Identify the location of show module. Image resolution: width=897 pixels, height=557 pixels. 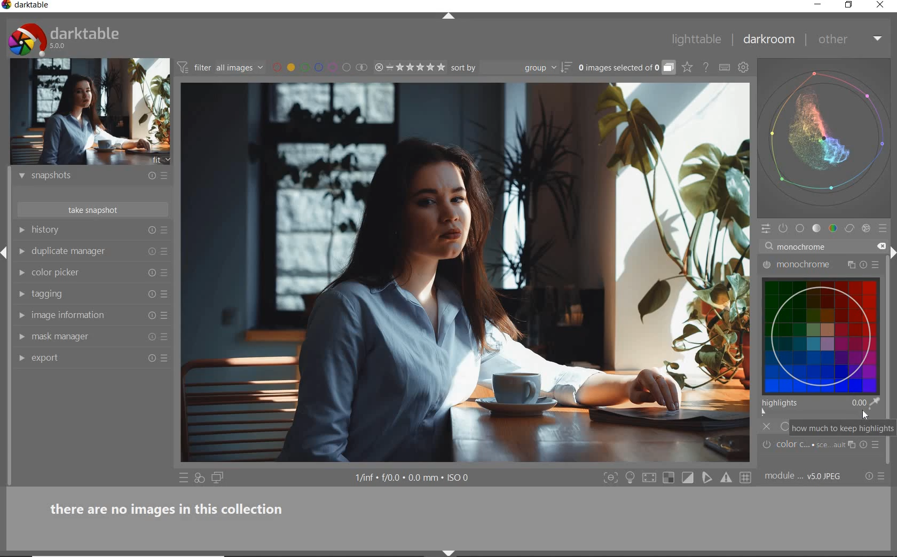
(20, 230).